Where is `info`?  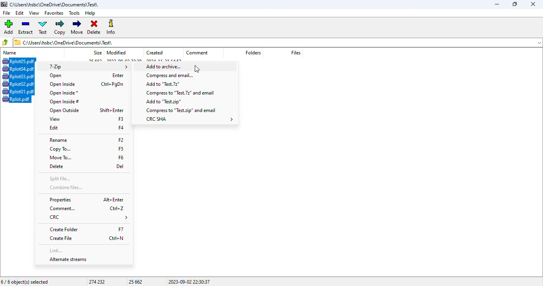 info is located at coordinates (112, 27).